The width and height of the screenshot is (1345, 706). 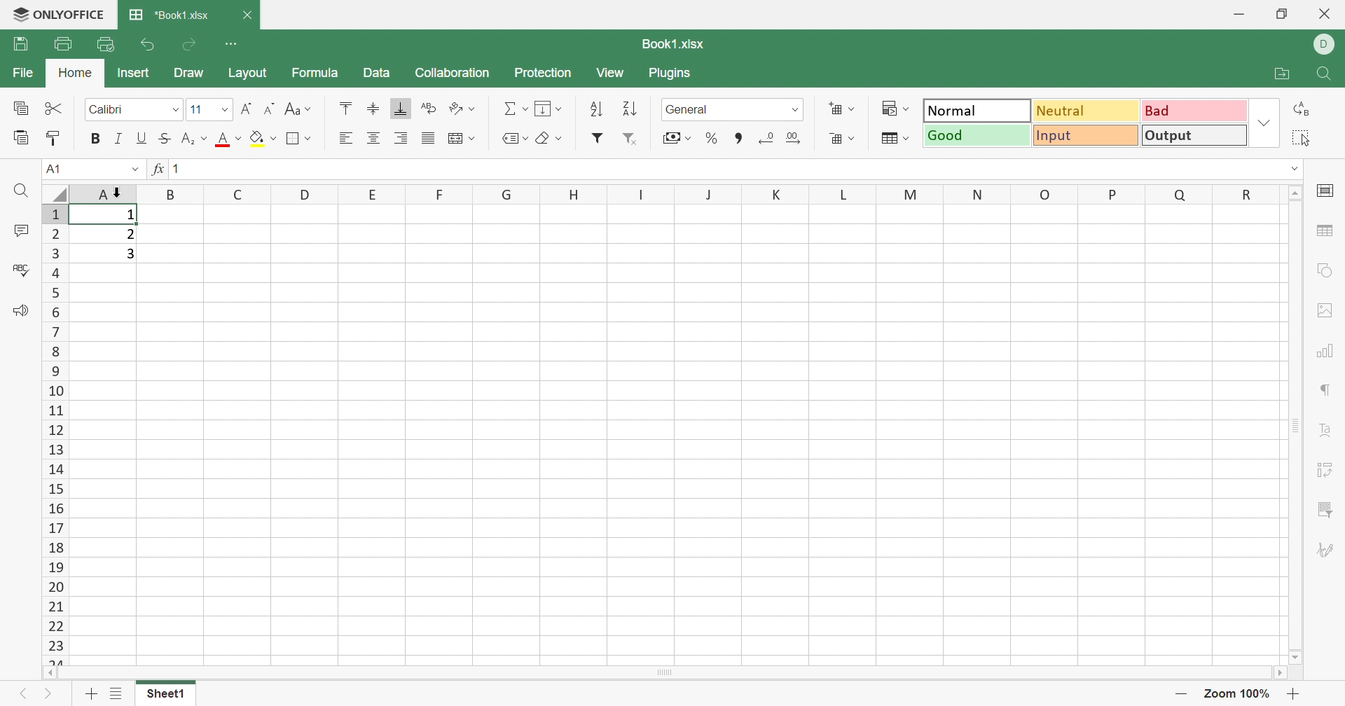 I want to click on A1, so click(x=51, y=168).